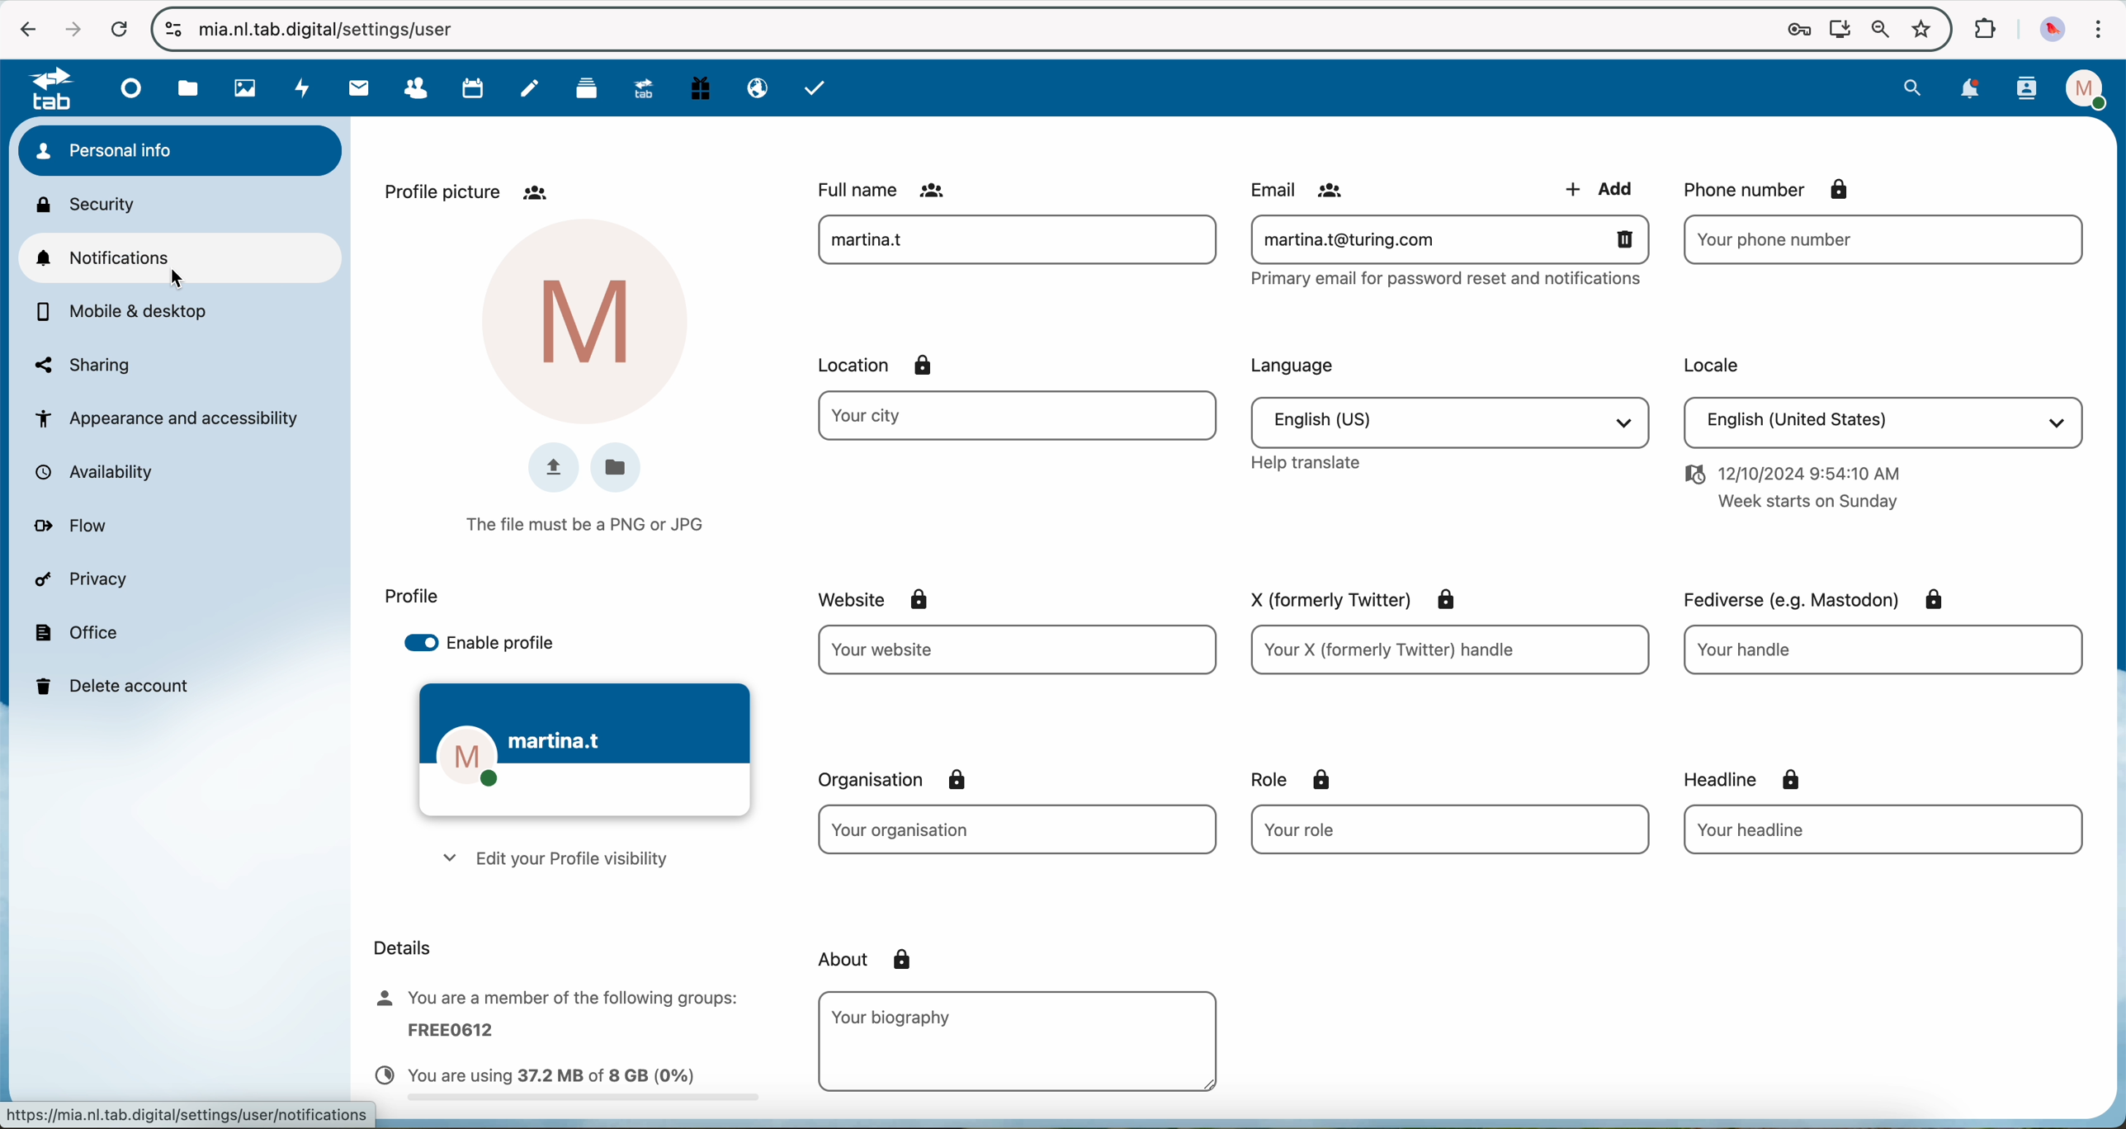 This screenshot has width=2126, height=1129. I want to click on Install NExtcloud, so click(1835, 28).